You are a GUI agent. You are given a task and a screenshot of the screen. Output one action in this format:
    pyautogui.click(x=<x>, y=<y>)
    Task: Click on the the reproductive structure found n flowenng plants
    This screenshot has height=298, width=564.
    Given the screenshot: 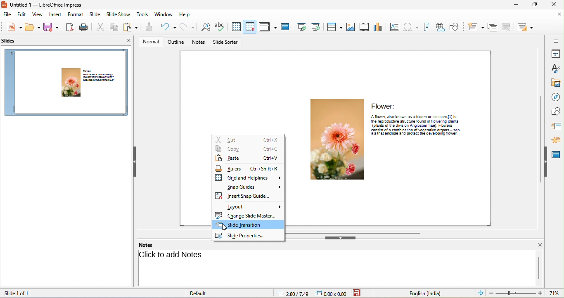 What is the action you would take?
    pyautogui.click(x=413, y=121)
    